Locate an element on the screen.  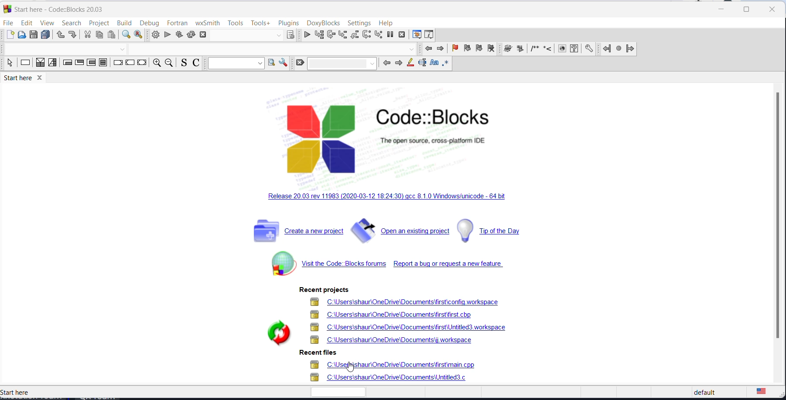
help is located at coordinates (387, 23).